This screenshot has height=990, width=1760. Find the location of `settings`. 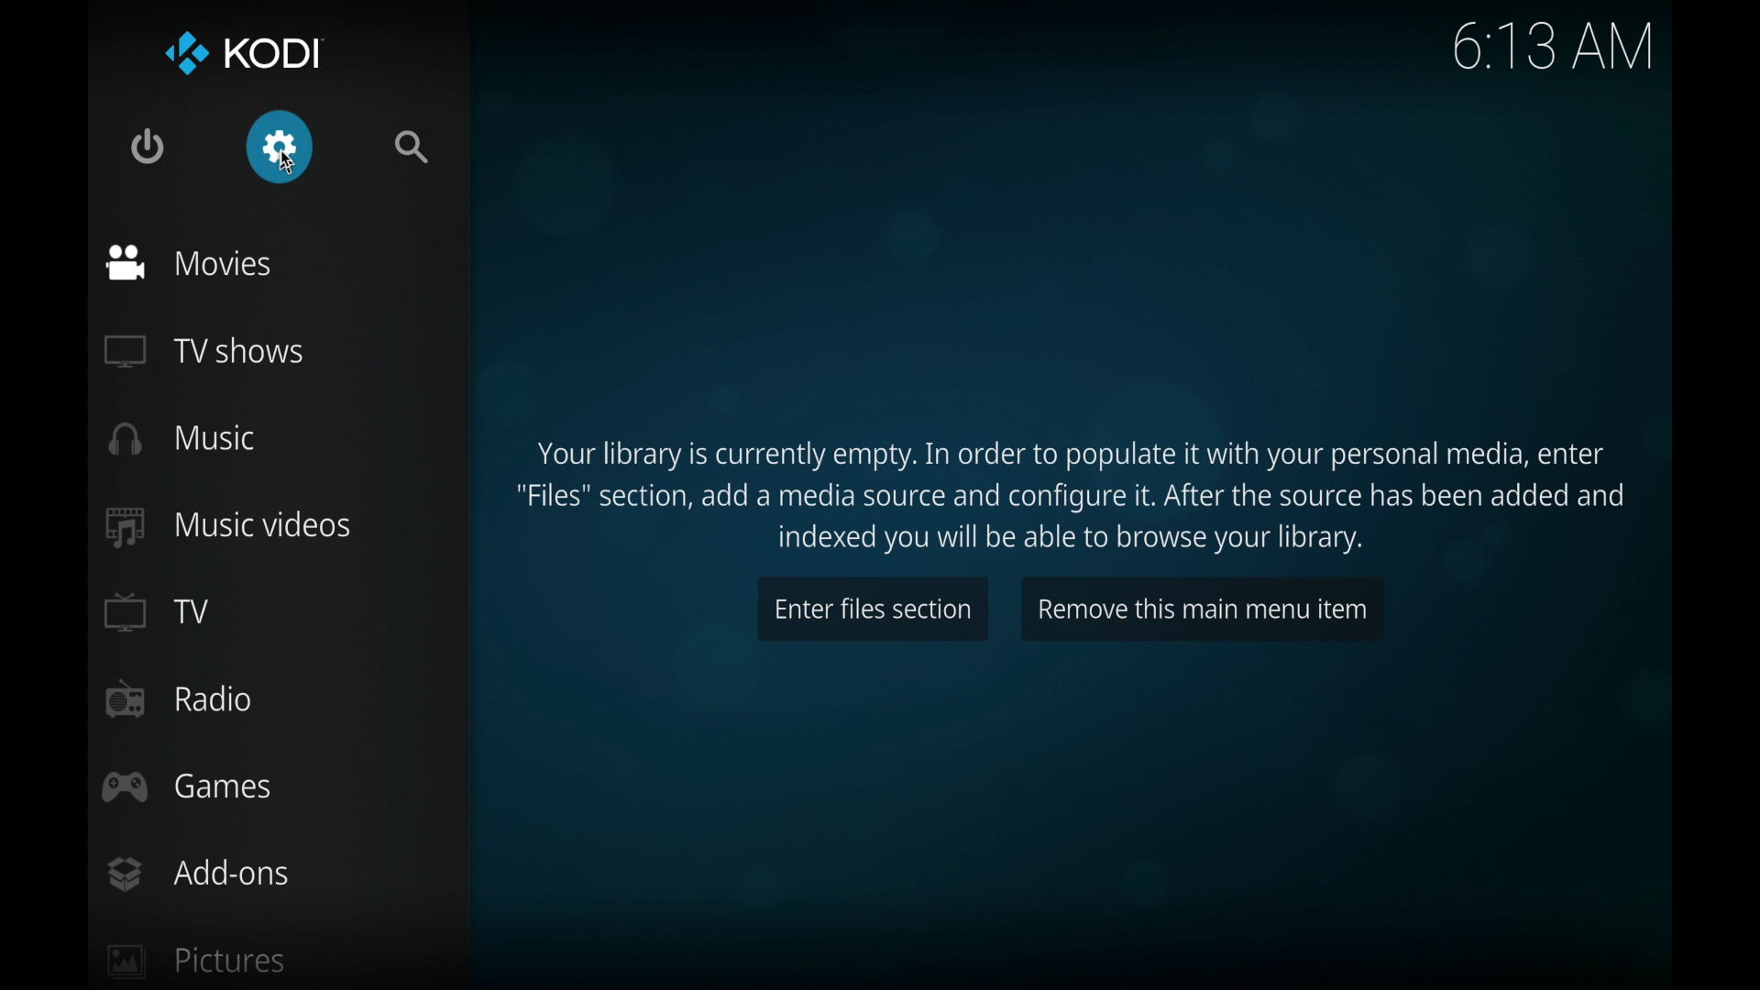

settings is located at coordinates (280, 147).